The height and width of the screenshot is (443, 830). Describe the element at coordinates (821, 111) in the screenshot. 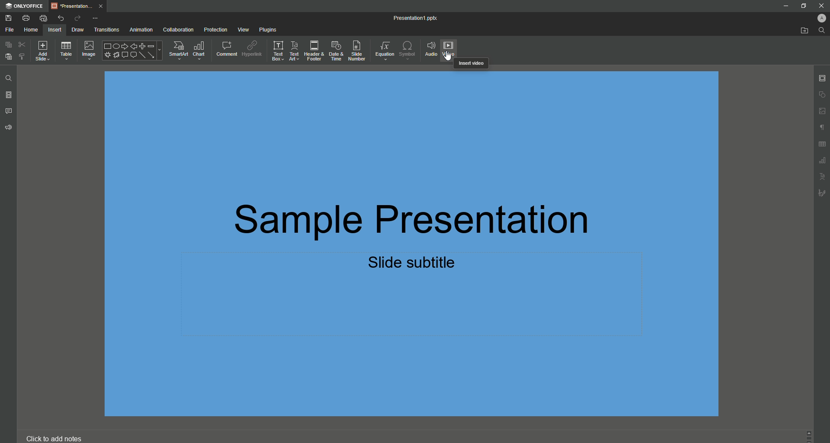

I see `Image settings` at that location.